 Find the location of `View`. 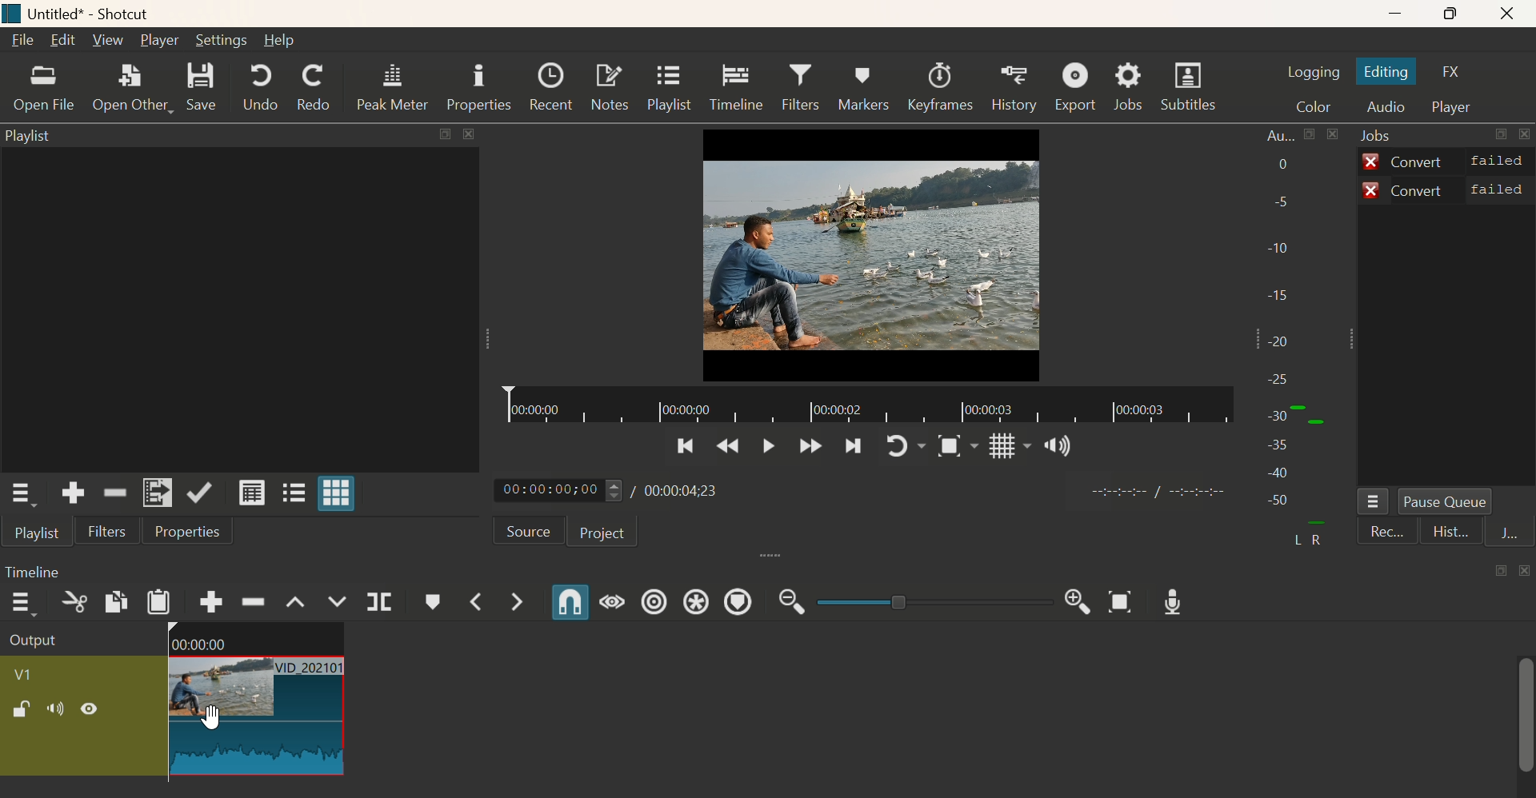

View is located at coordinates (106, 38).